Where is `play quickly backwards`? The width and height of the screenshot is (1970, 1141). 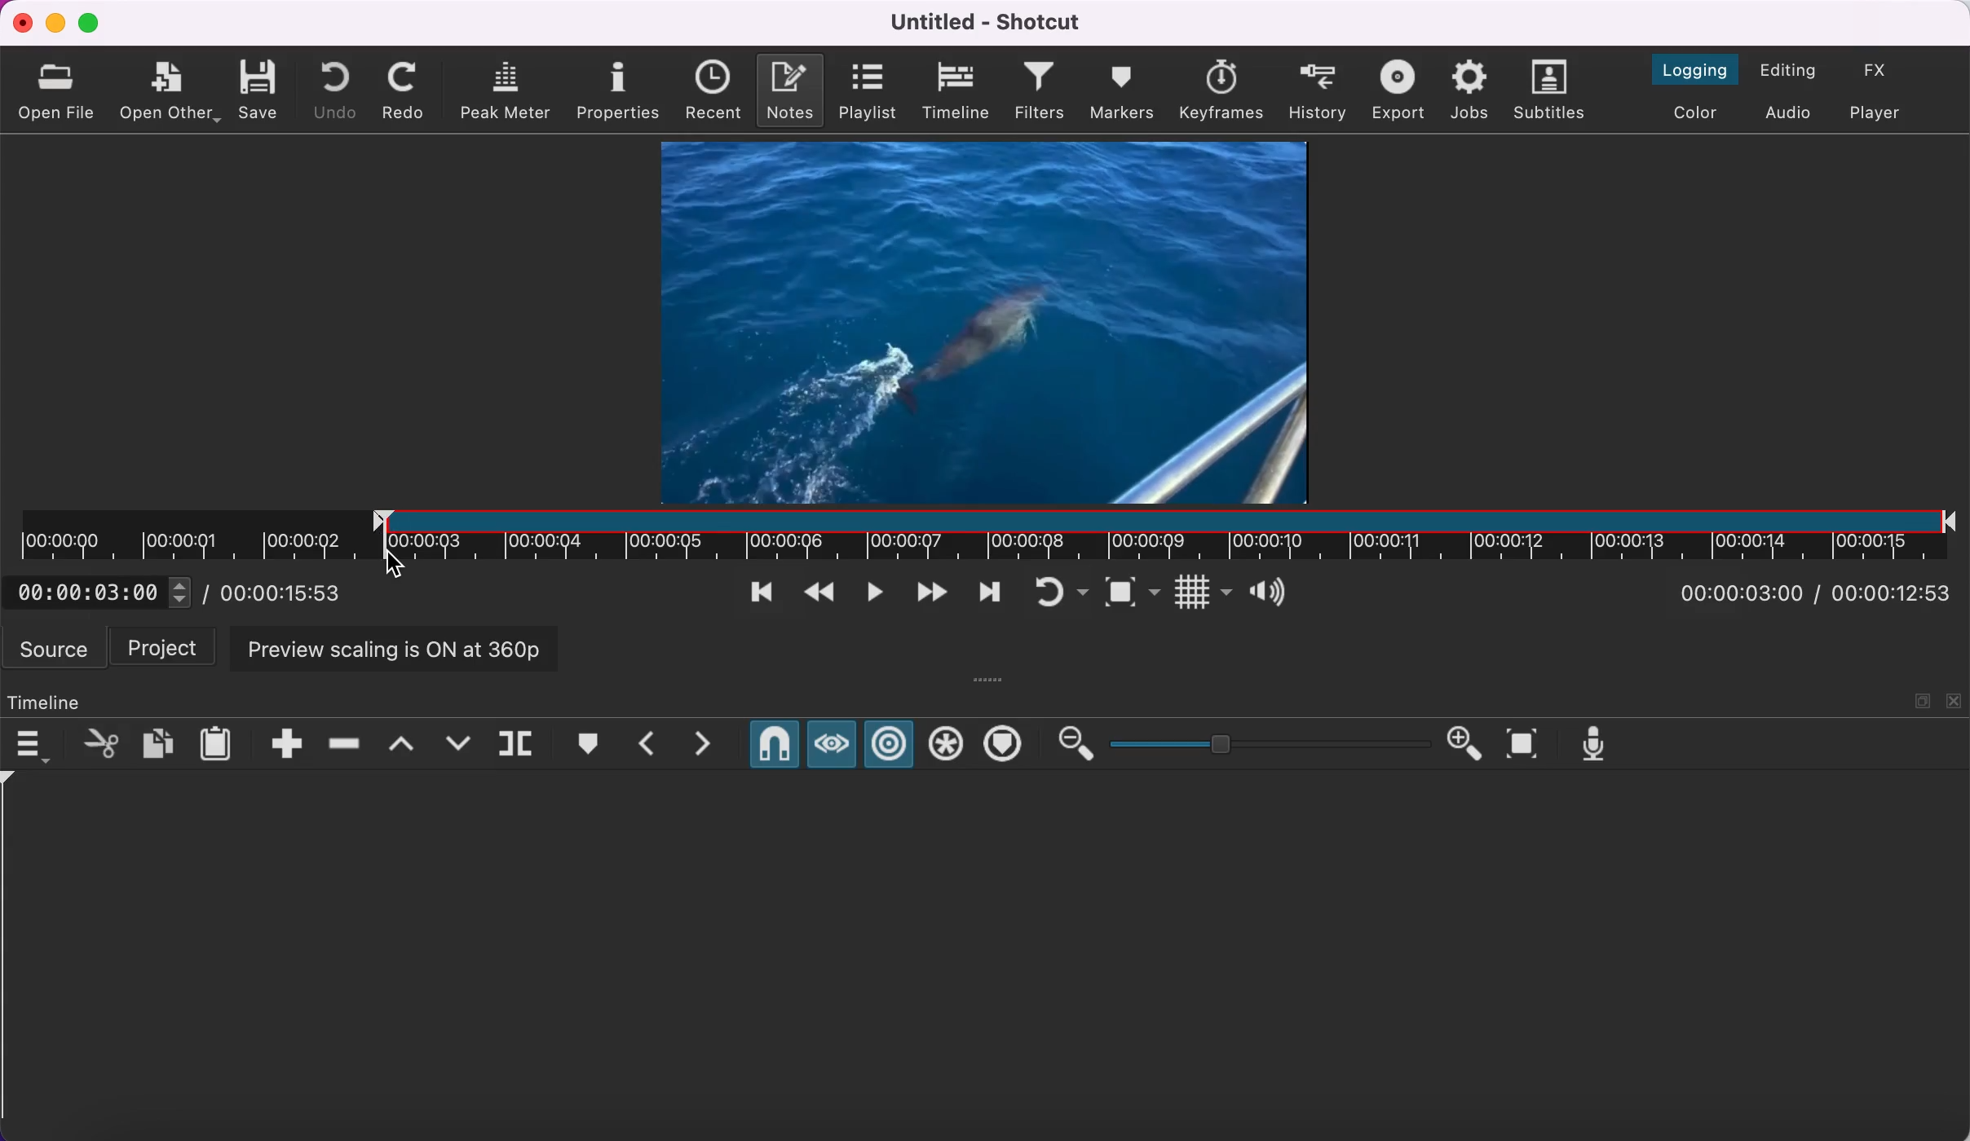
play quickly backwards is located at coordinates (818, 595).